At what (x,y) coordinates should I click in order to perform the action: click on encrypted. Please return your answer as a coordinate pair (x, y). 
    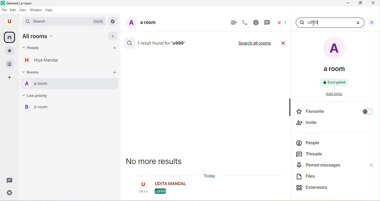
    Looking at the image, I should click on (335, 82).